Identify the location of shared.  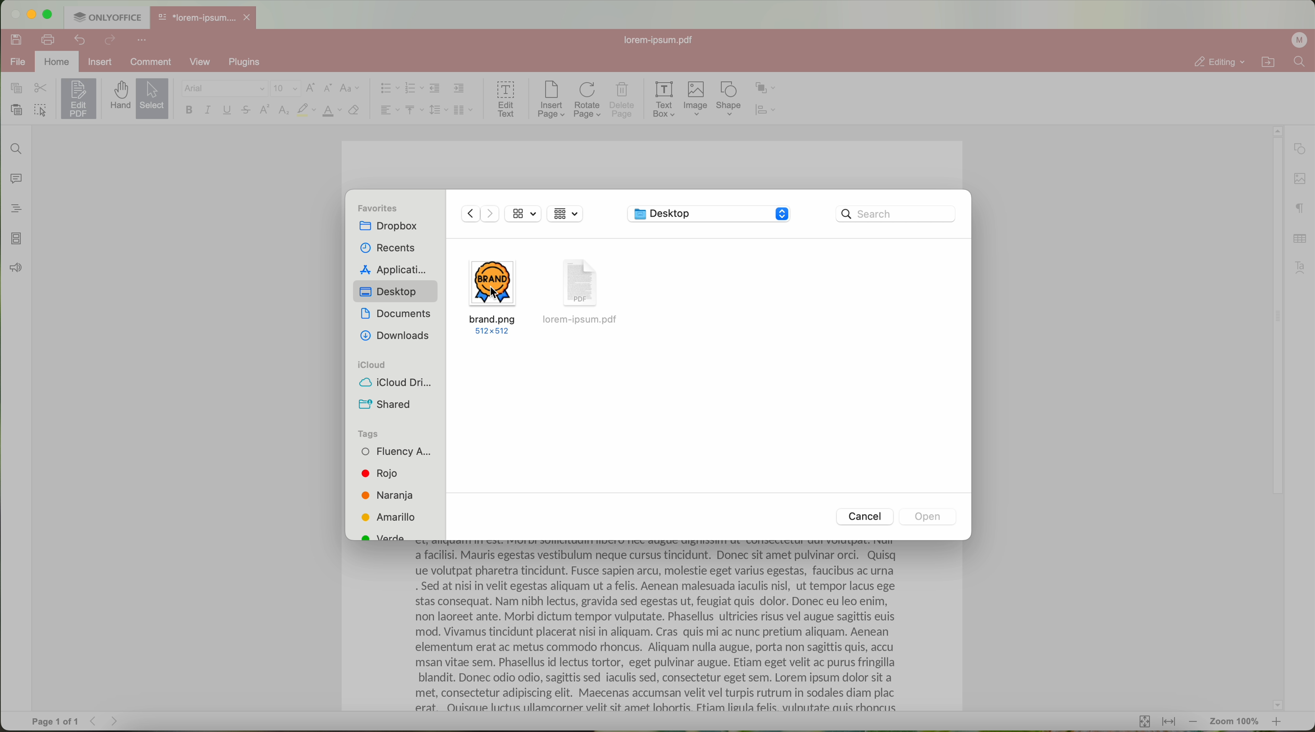
(385, 404).